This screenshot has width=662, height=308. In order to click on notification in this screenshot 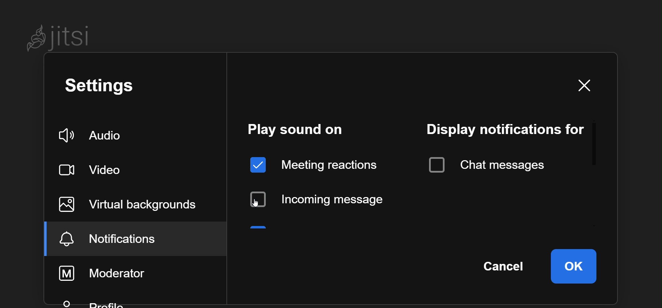, I will do `click(120, 238)`.